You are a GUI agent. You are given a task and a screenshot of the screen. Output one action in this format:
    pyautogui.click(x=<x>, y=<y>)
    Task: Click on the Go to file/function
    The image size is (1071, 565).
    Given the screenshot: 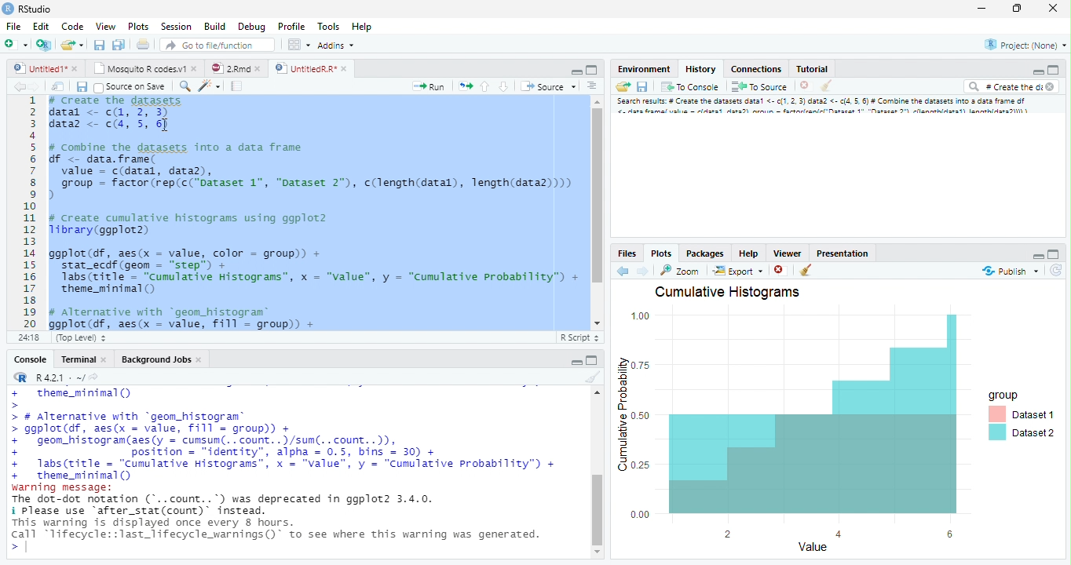 What is the action you would take?
    pyautogui.click(x=216, y=46)
    